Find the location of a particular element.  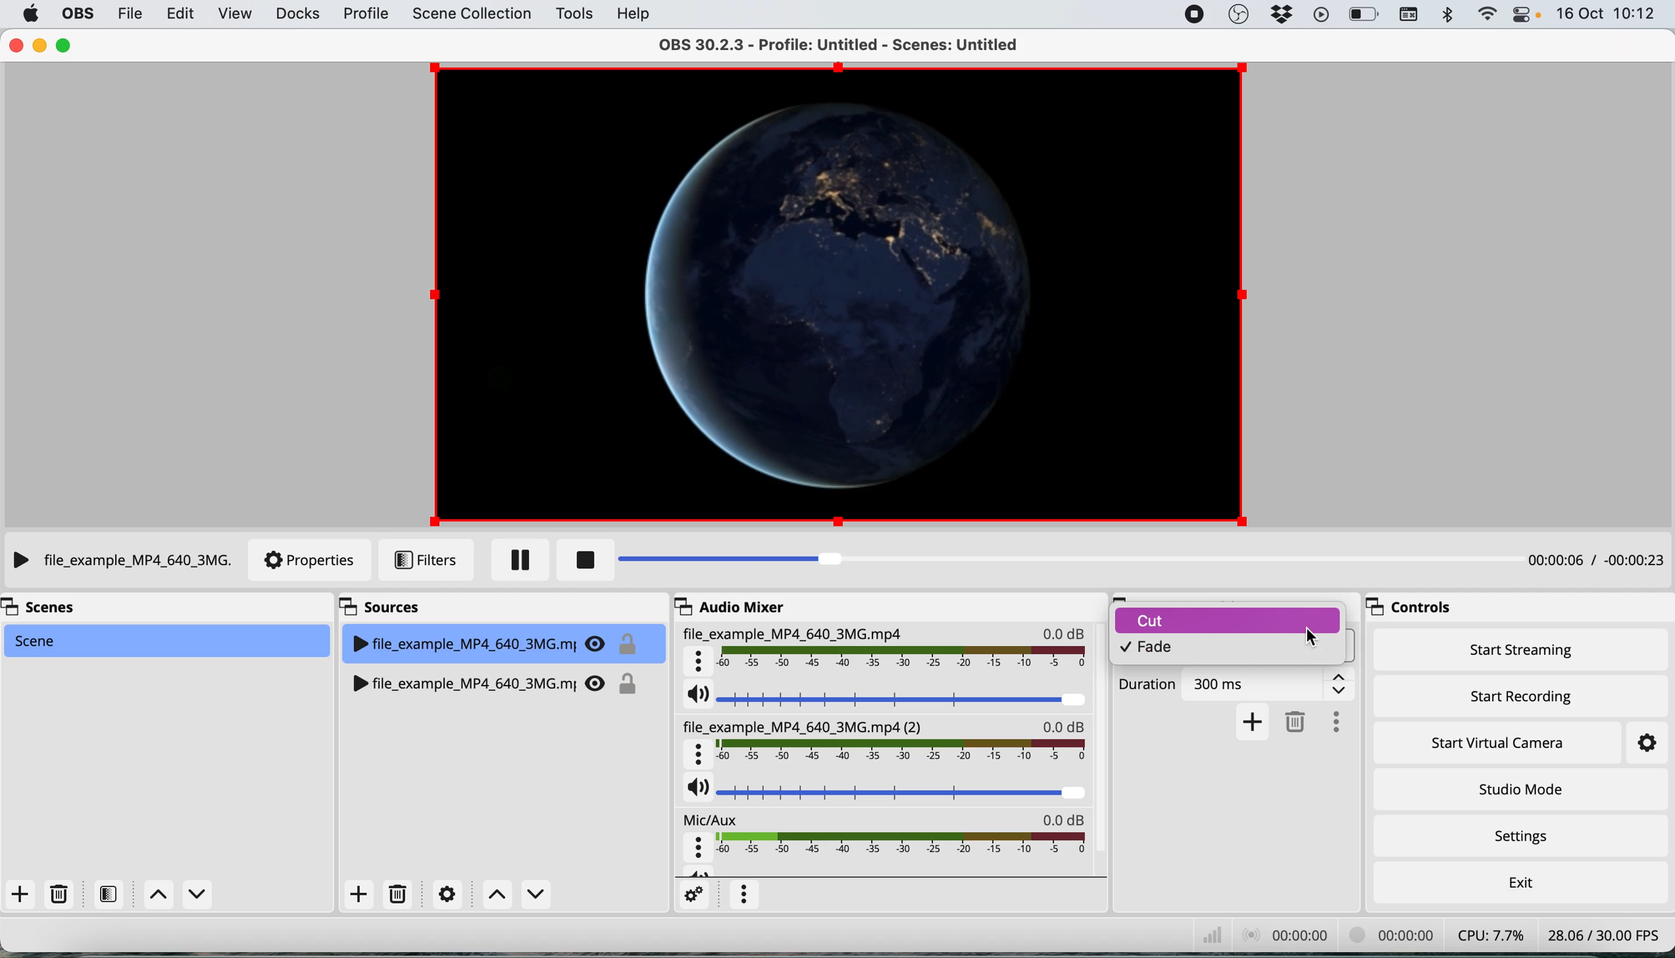

File_example_MP4_640_3MG. is located at coordinates (127, 562).